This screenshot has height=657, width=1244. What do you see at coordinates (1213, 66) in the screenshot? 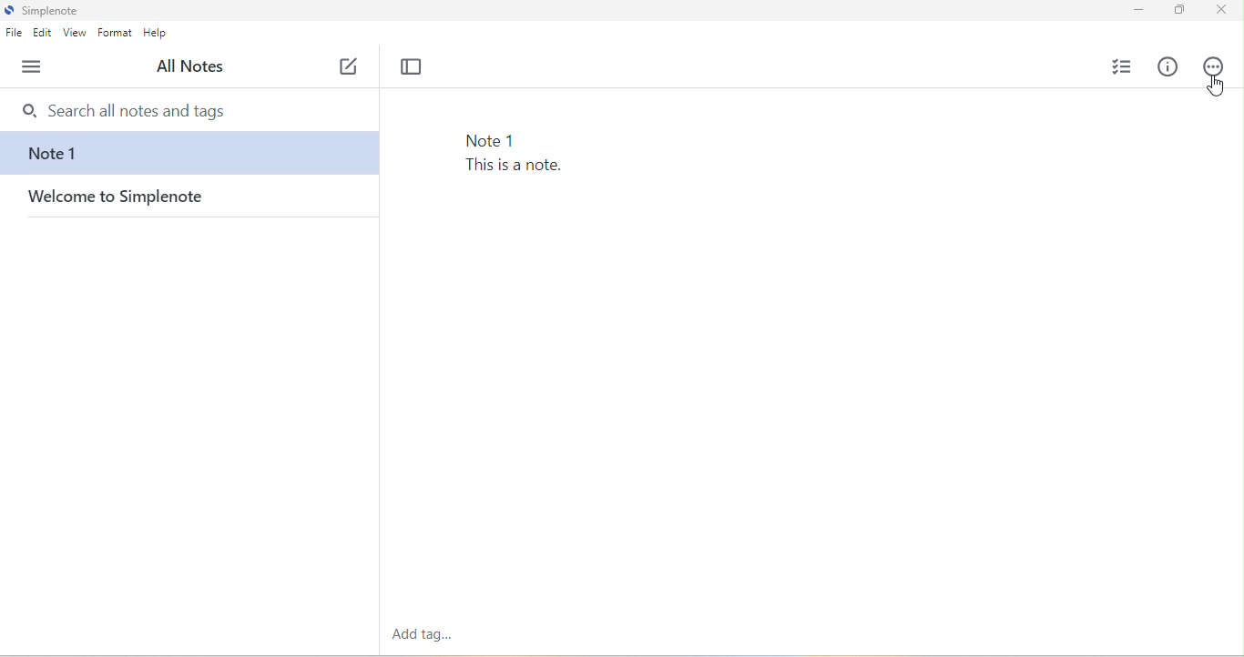
I see `actions` at bounding box center [1213, 66].